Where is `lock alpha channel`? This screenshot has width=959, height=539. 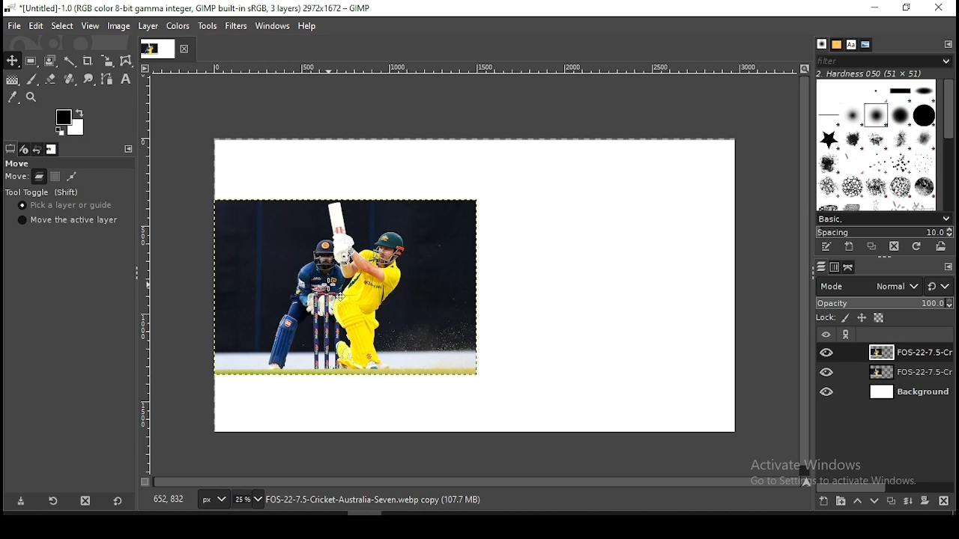
lock alpha channel is located at coordinates (878, 318).